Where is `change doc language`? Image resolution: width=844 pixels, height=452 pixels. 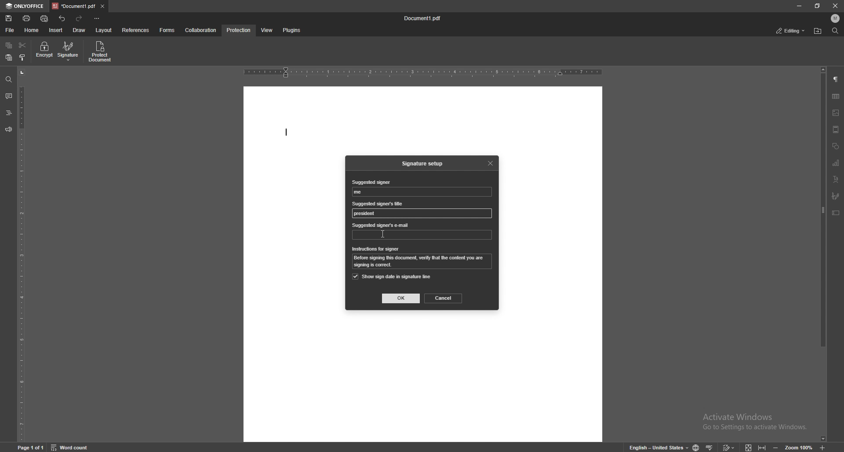
change doc language is located at coordinates (693, 447).